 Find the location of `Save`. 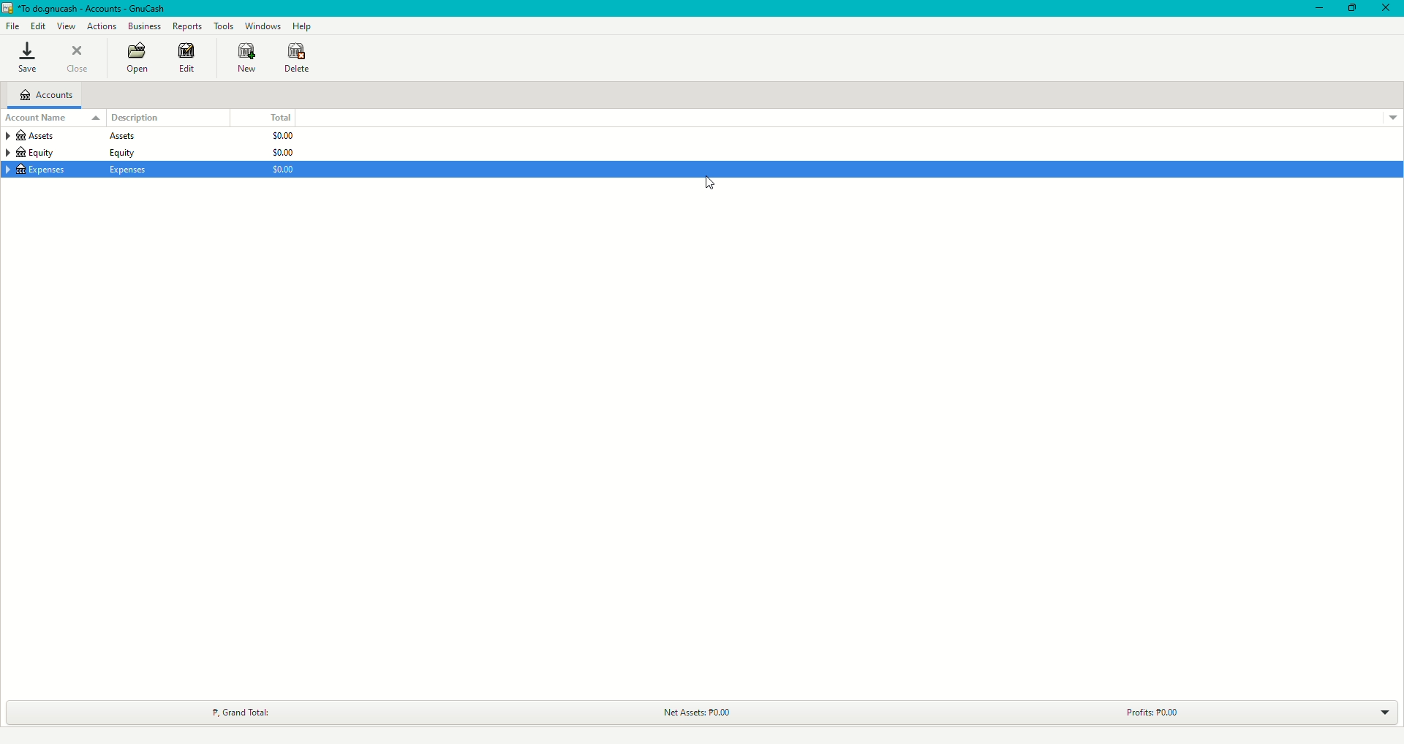

Save is located at coordinates (28, 57).